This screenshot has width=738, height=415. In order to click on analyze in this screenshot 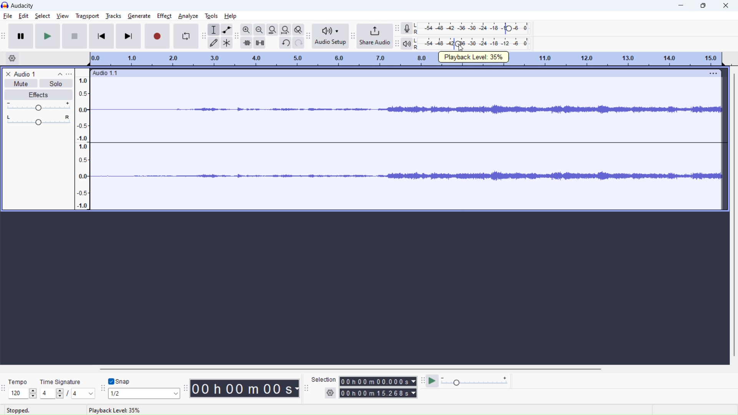, I will do `click(188, 16)`.